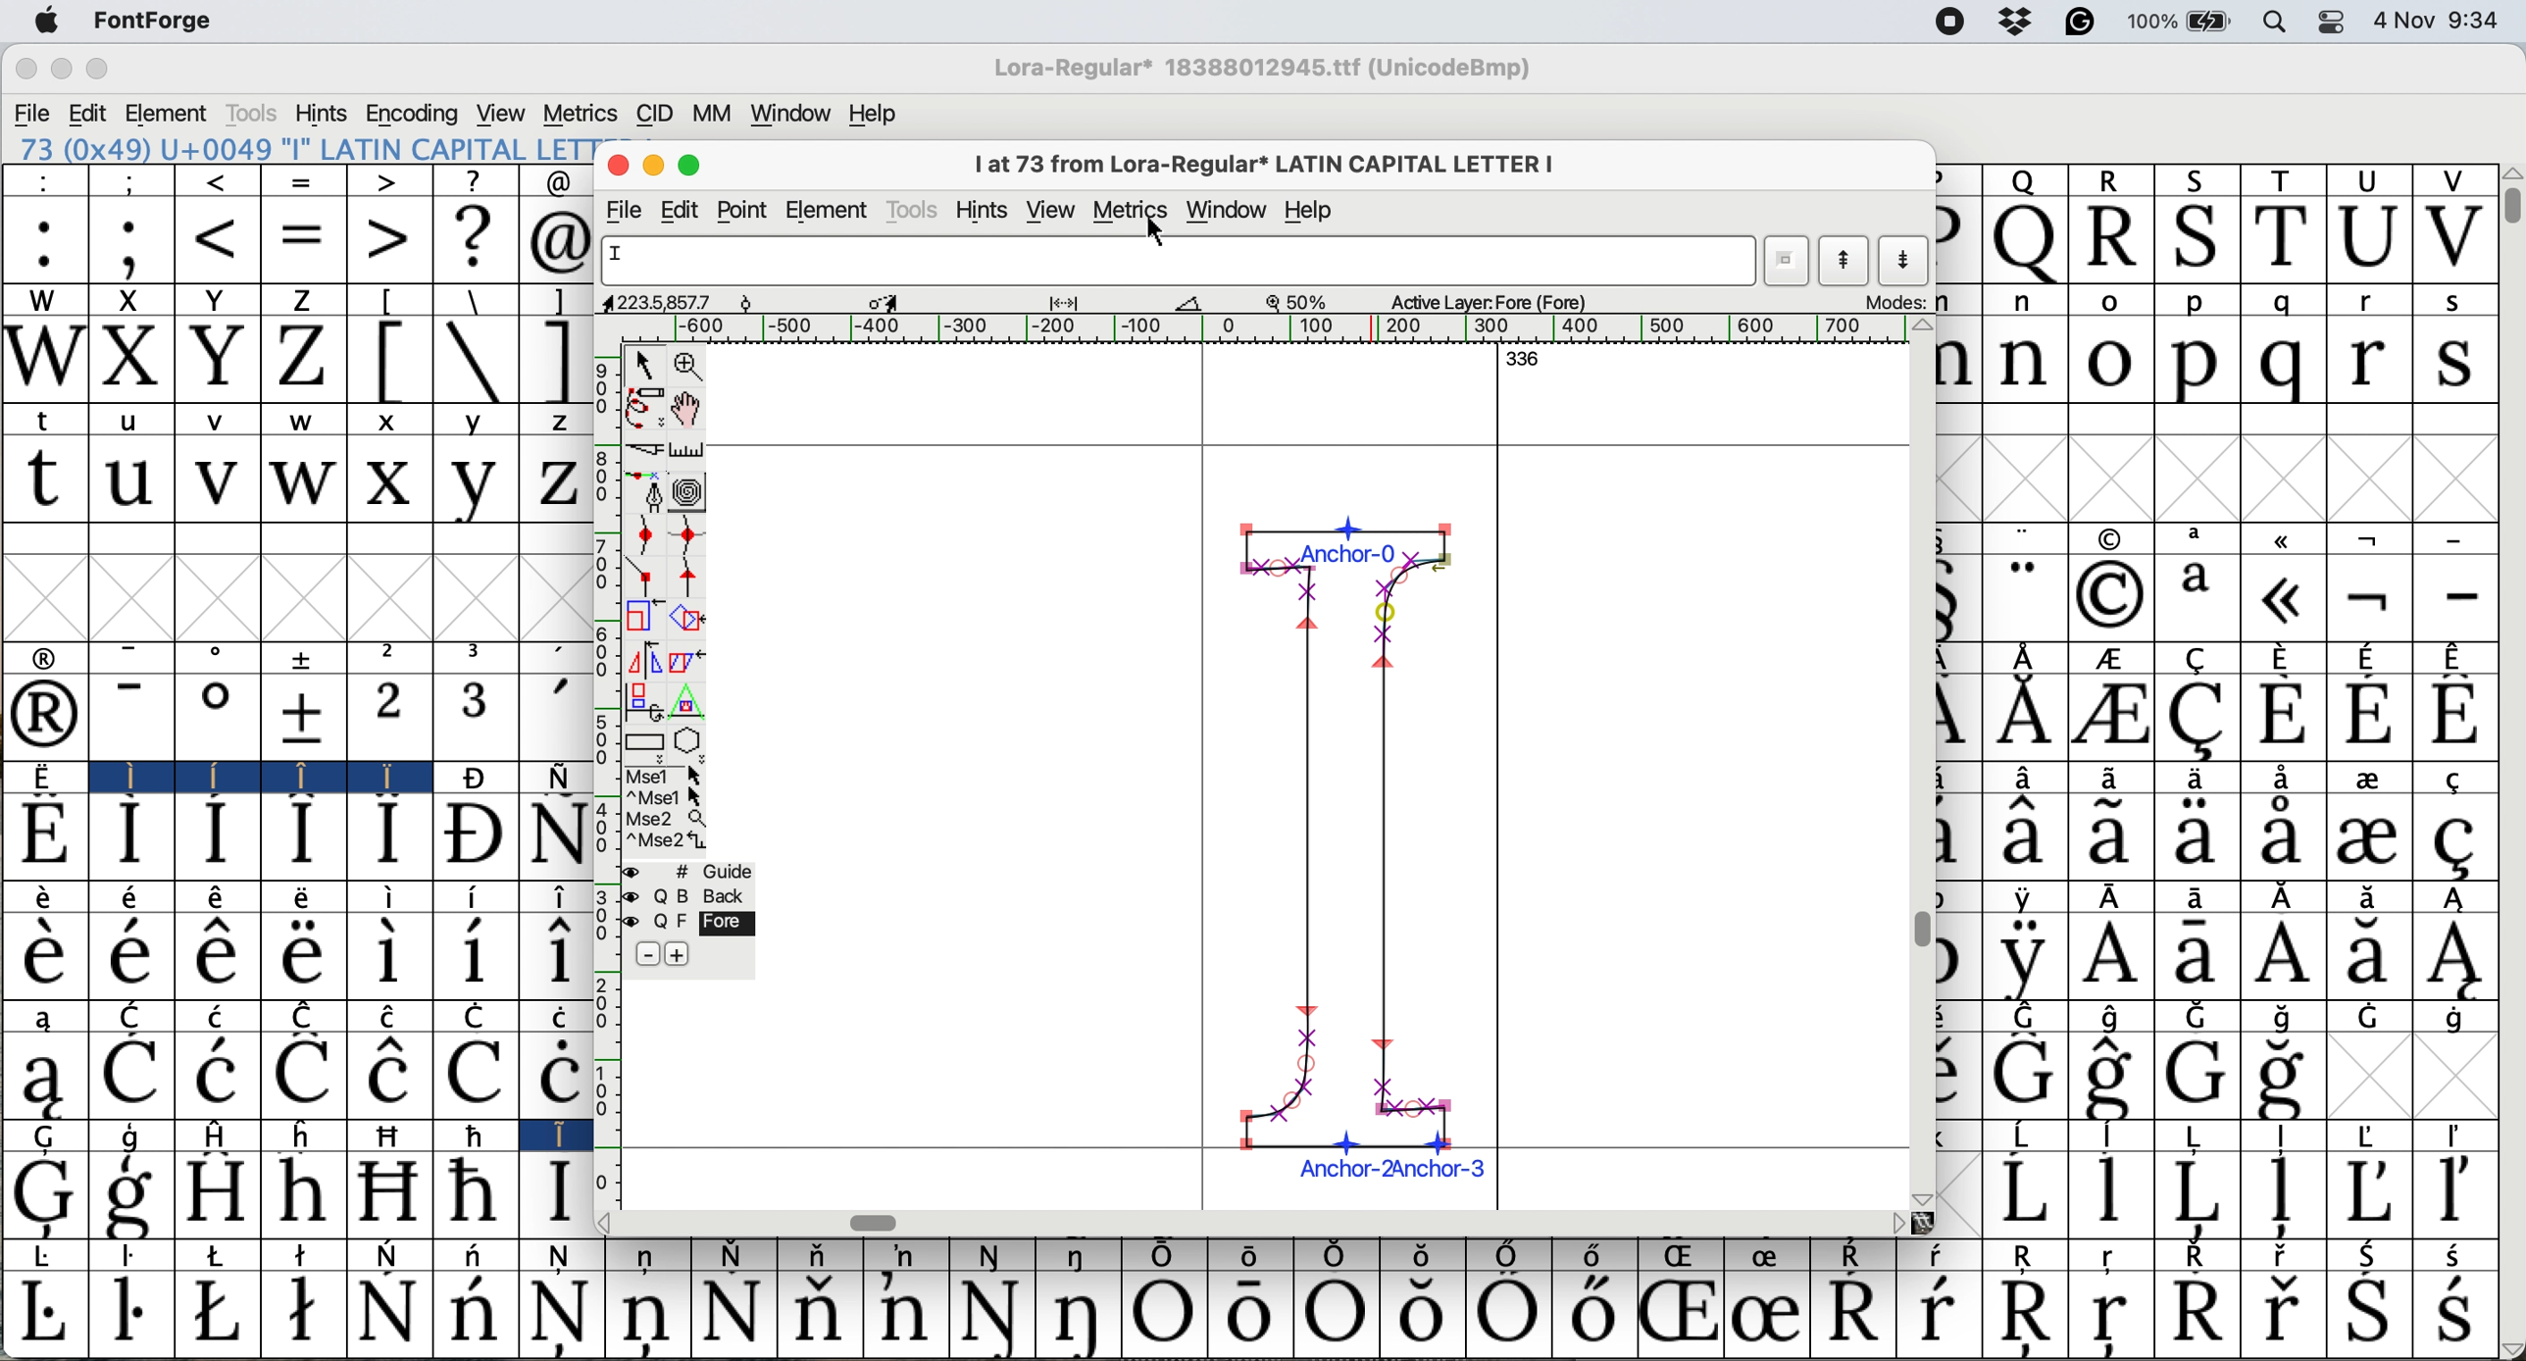 This screenshot has width=2526, height=1361. I want to click on Symbol, so click(130, 835).